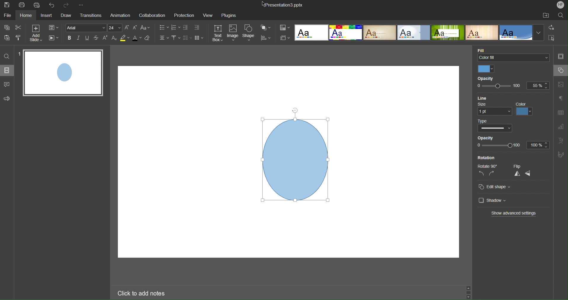  What do you see at coordinates (186, 28) in the screenshot?
I see `Decrease Indent` at bounding box center [186, 28].